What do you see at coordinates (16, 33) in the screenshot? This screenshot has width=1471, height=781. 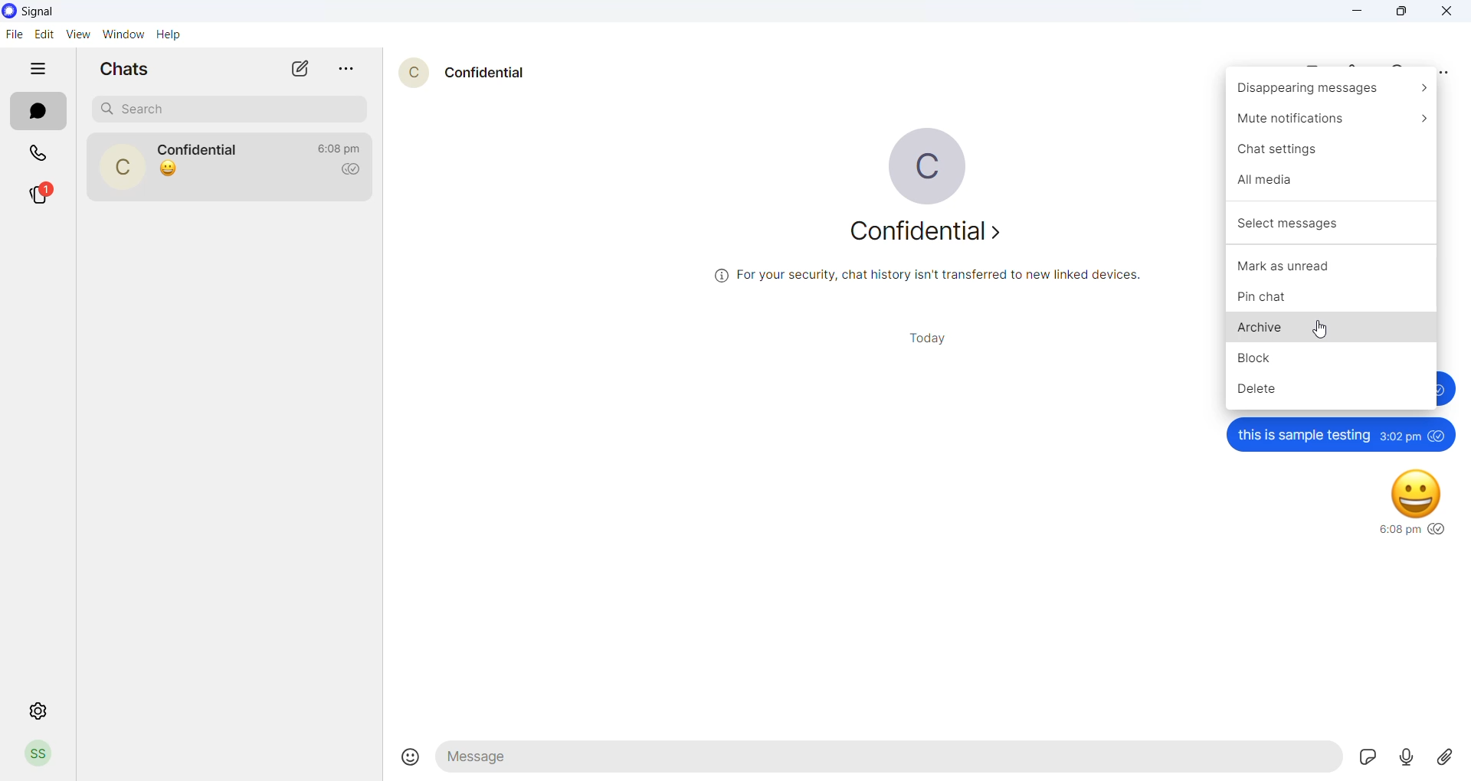 I see `file` at bounding box center [16, 33].